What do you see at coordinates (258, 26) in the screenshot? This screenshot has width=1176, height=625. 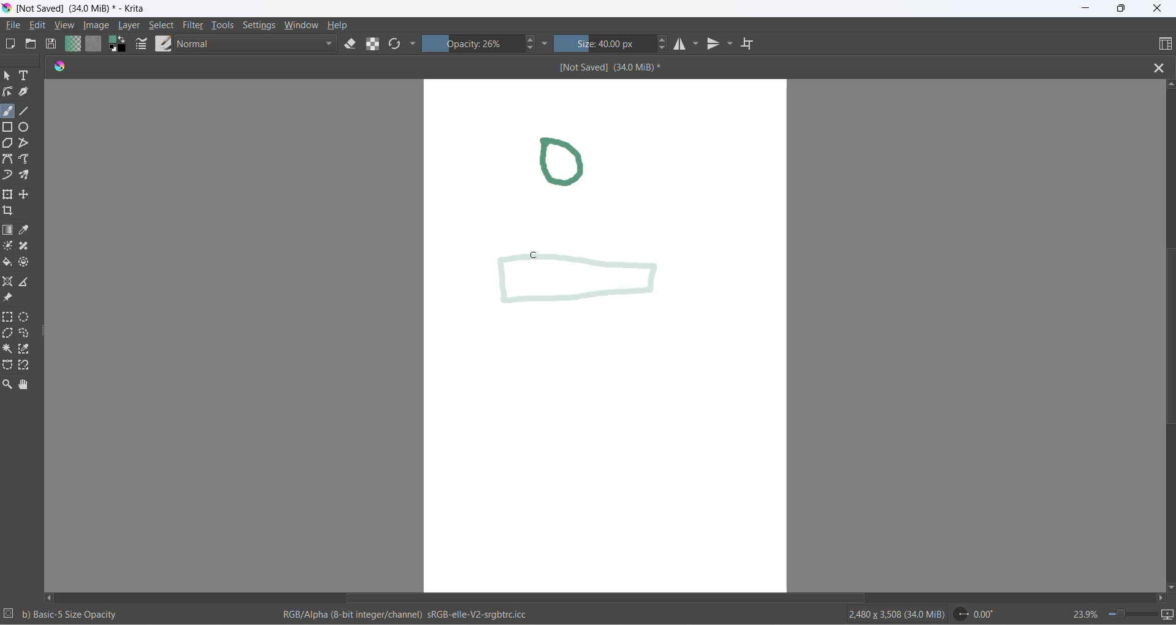 I see `settings` at bounding box center [258, 26].